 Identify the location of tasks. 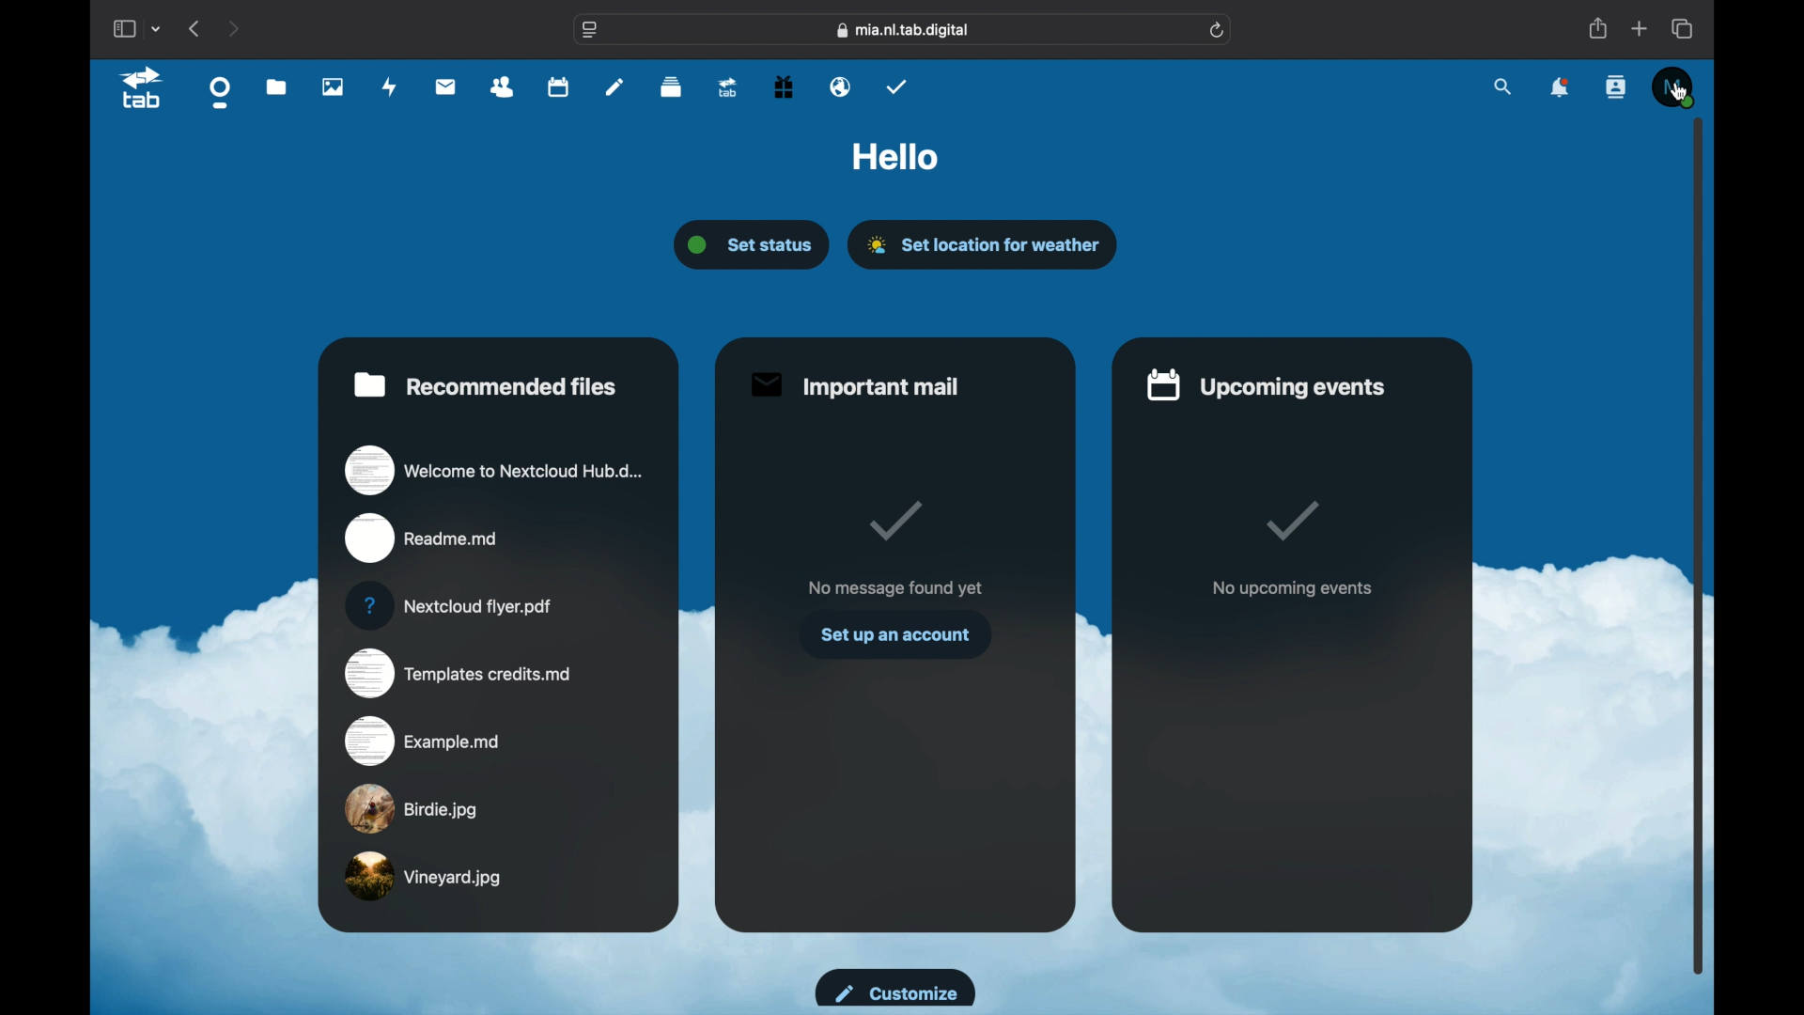
(897, 86).